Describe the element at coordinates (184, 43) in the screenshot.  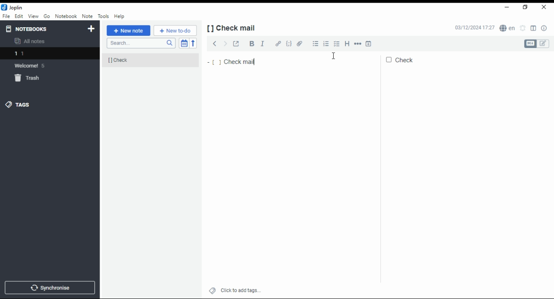
I see `toggle sort order field` at that location.